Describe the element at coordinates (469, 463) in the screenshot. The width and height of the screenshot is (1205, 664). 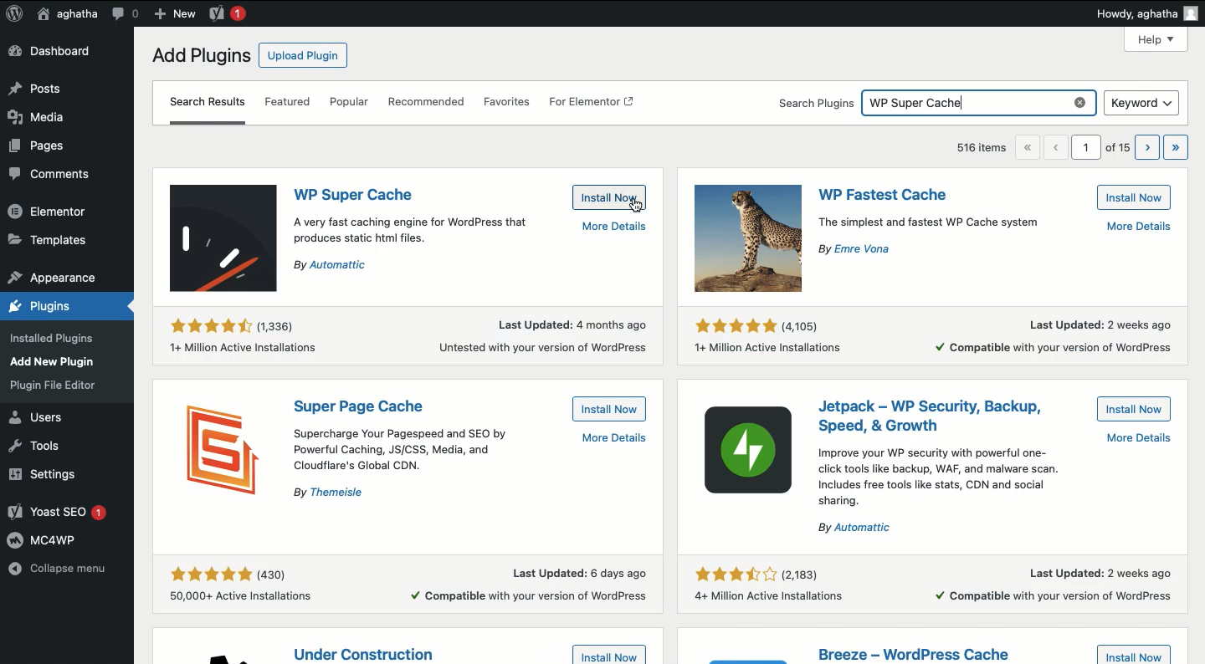
I see `supercharge your pagespeed and SEO by Powerful caching JS?CSS ,media and cloudlare global lane.` at that location.